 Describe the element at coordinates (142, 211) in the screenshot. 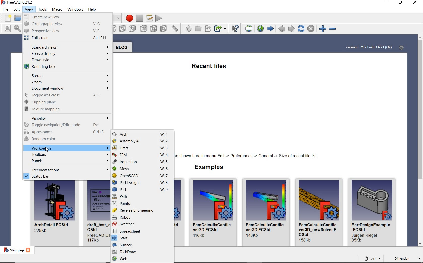

I see `reverse engineering` at that location.